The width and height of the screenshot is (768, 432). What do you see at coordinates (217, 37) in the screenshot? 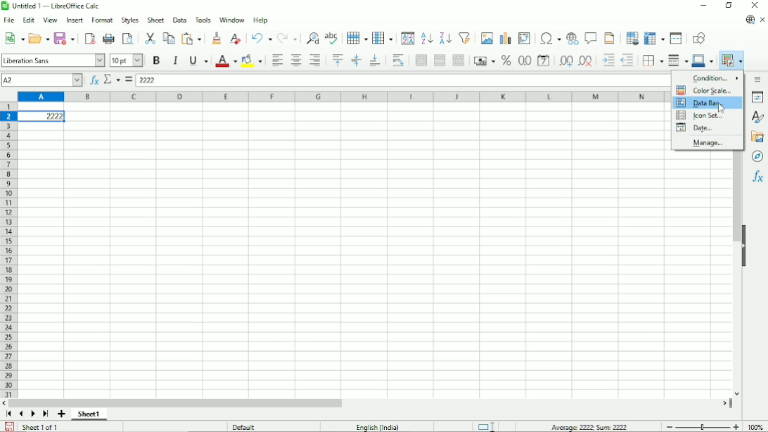
I see `Clone formatting` at bounding box center [217, 37].